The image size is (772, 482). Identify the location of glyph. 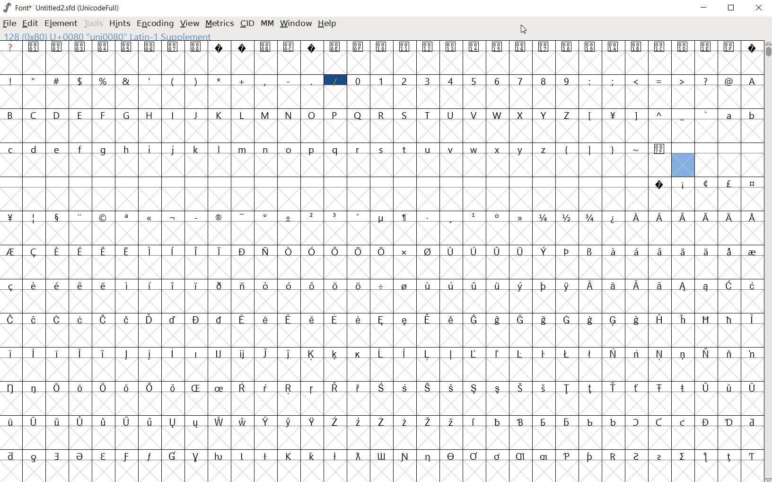
(126, 252).